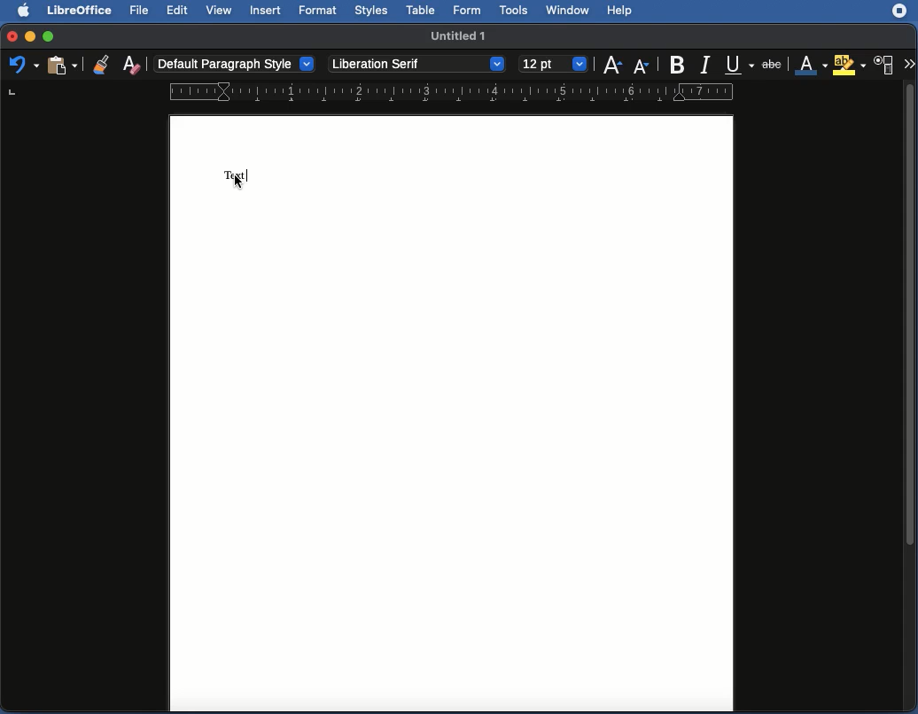 This screenshot has width=918, height=714. Describe the element at coordinates (741, 65) in the screenshot. I see `Underline` at that location.